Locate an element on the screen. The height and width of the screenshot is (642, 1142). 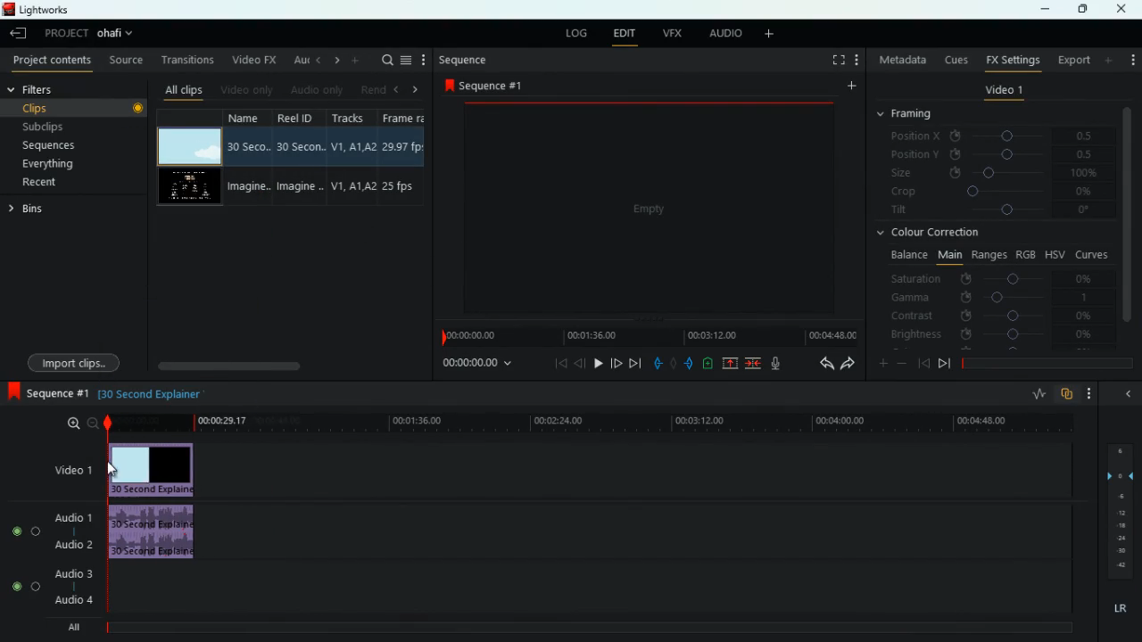
lr is located at coordinates (1118, 609).